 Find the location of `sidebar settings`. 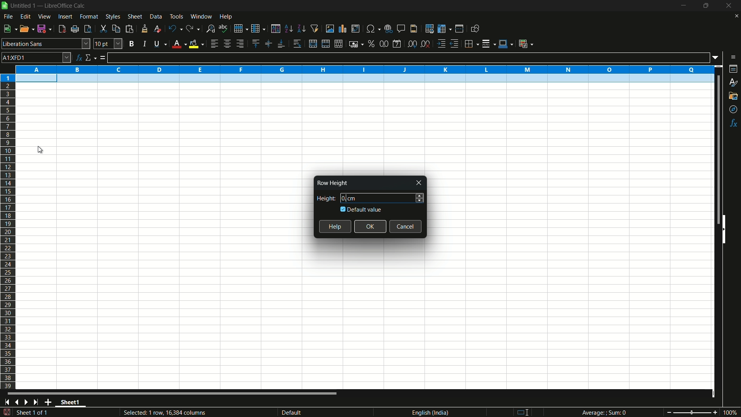

sidebar settings is located at coordinates (733, 57).